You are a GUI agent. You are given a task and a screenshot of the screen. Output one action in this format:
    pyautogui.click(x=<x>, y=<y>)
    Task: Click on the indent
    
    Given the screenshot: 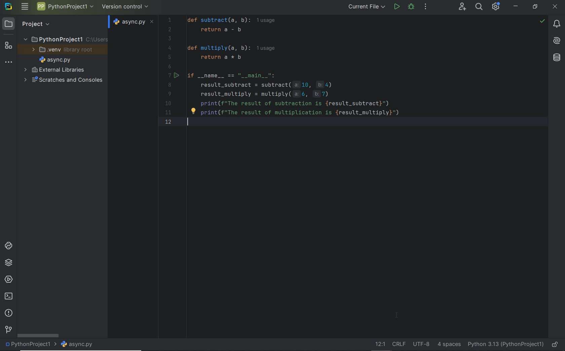 What is the action you would take?
    pyautogui.click(x=448, y=344)
    